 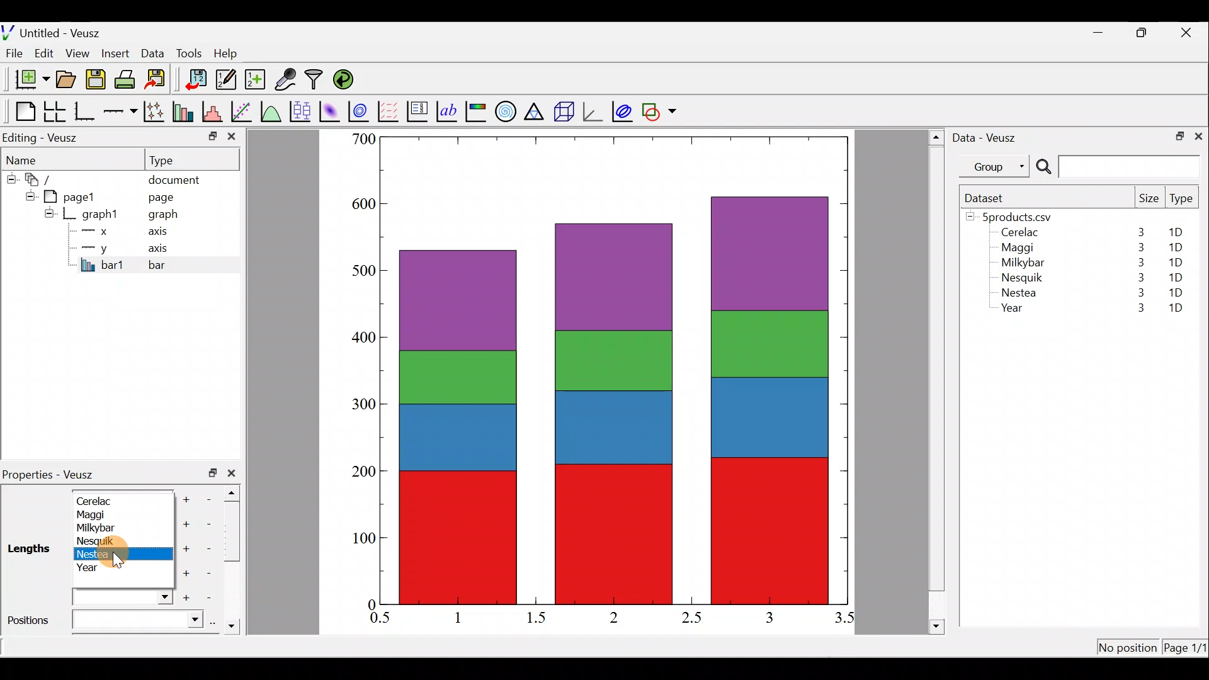 What do you see at coordinates (178, 264) in the screenshot?
I see `bar` at bounding box center [178, 264].